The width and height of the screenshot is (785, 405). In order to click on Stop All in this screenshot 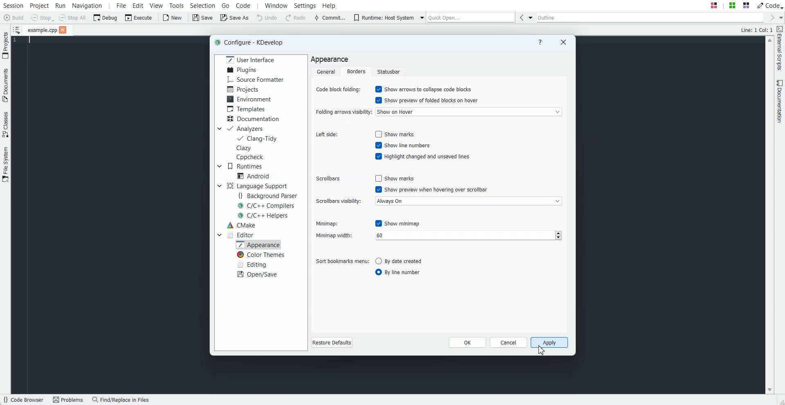, I will do `click(72, 18)`.